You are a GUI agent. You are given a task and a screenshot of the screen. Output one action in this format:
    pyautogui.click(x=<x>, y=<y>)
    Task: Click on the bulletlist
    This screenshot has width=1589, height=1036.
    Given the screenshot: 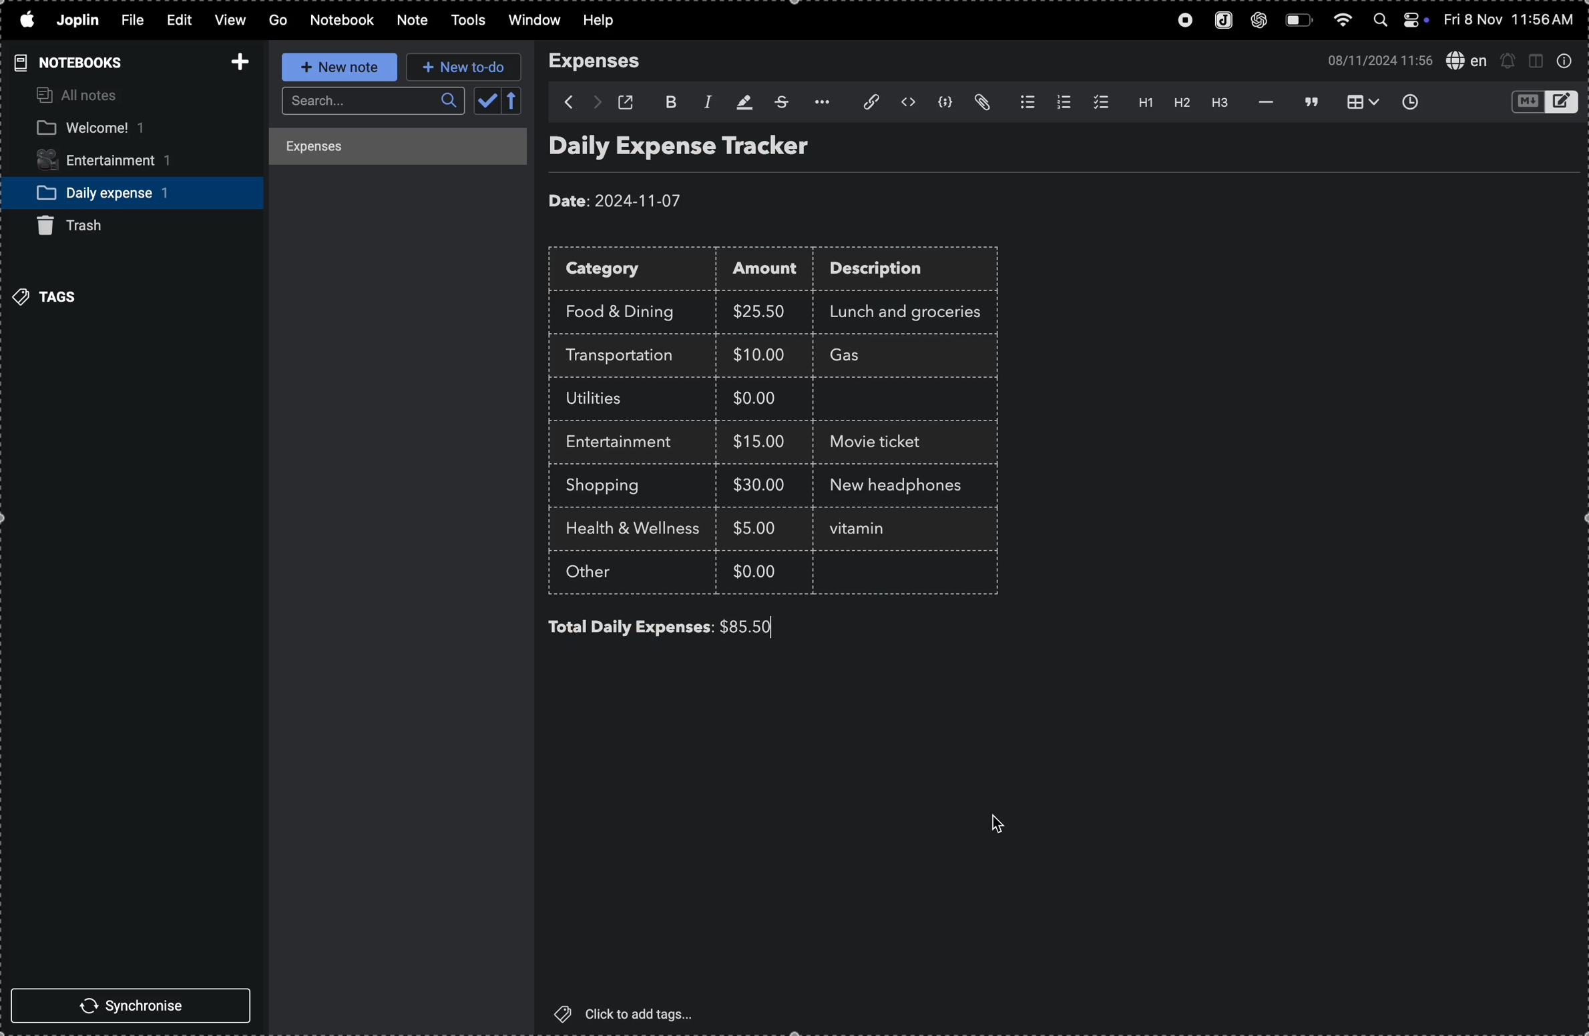 What is the action you would take?
    pyautogui.click(x=1024, y=103)
    